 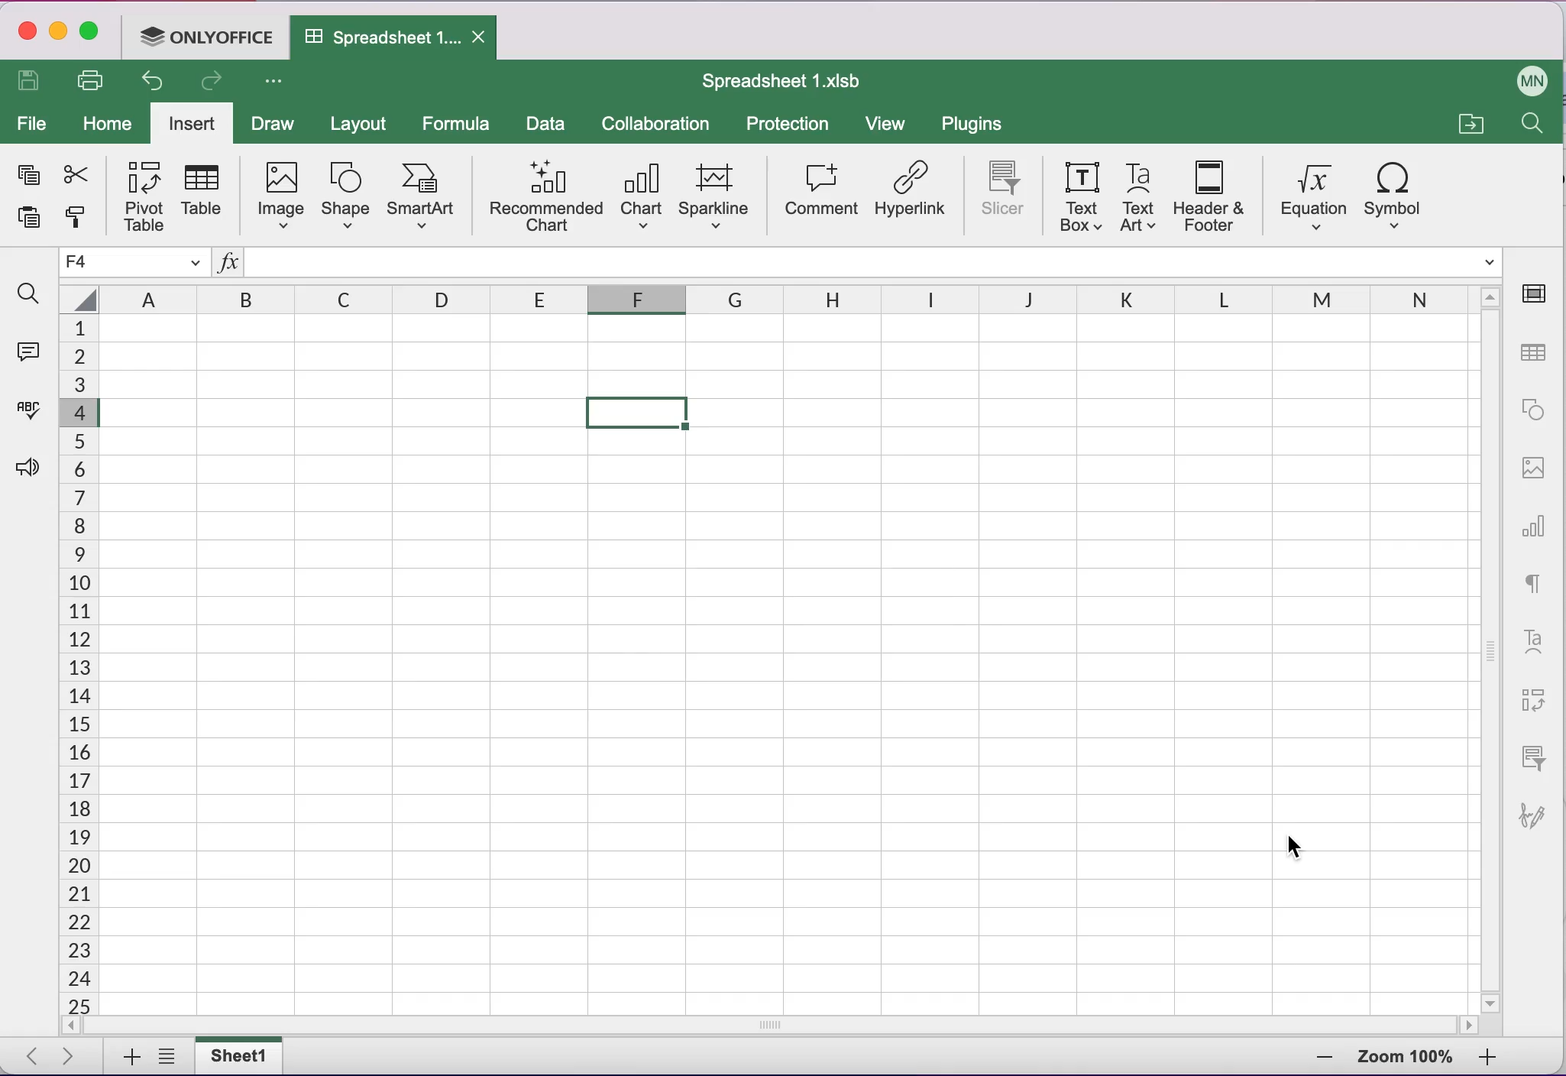 I want to click on zoom in, so click(x=1496, y=1057).